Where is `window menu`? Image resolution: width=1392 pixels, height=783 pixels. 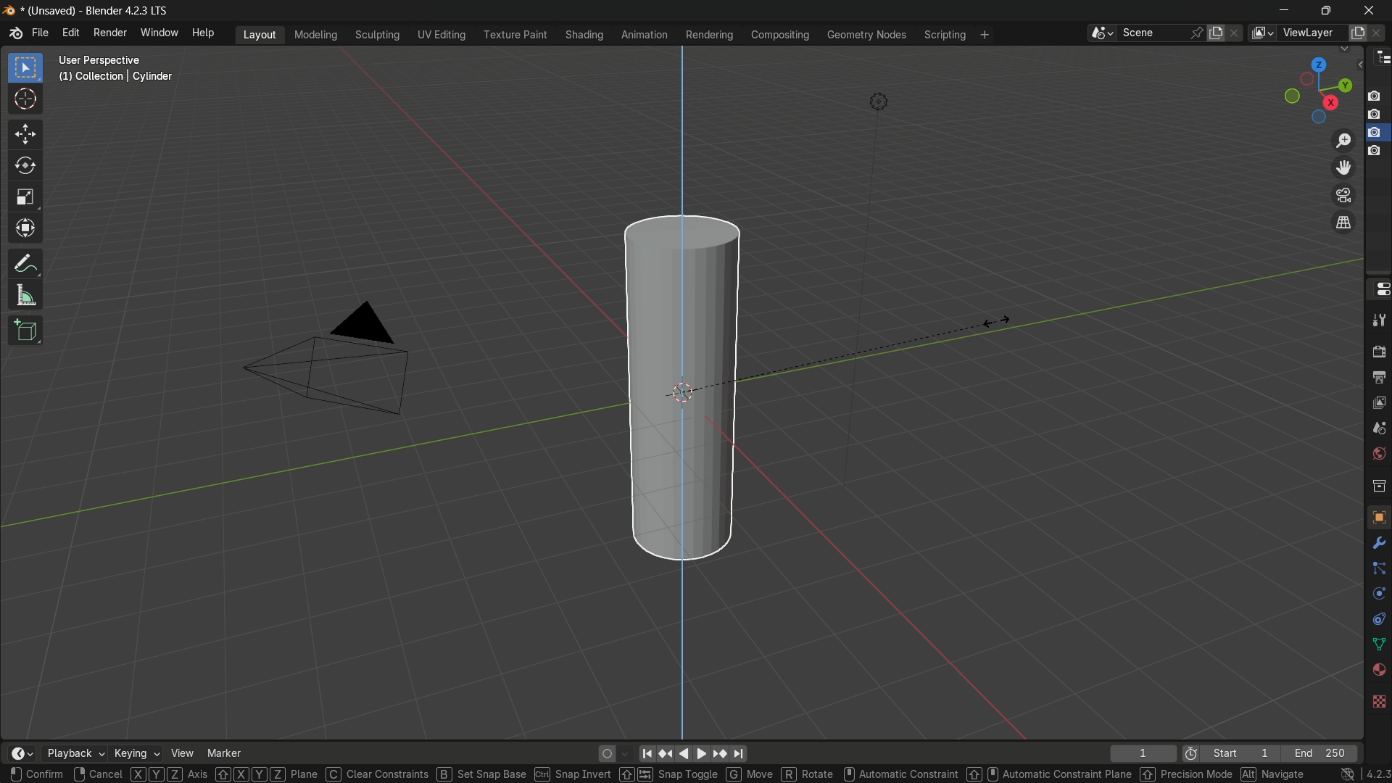 window menu is located at coordinates (160, 34).